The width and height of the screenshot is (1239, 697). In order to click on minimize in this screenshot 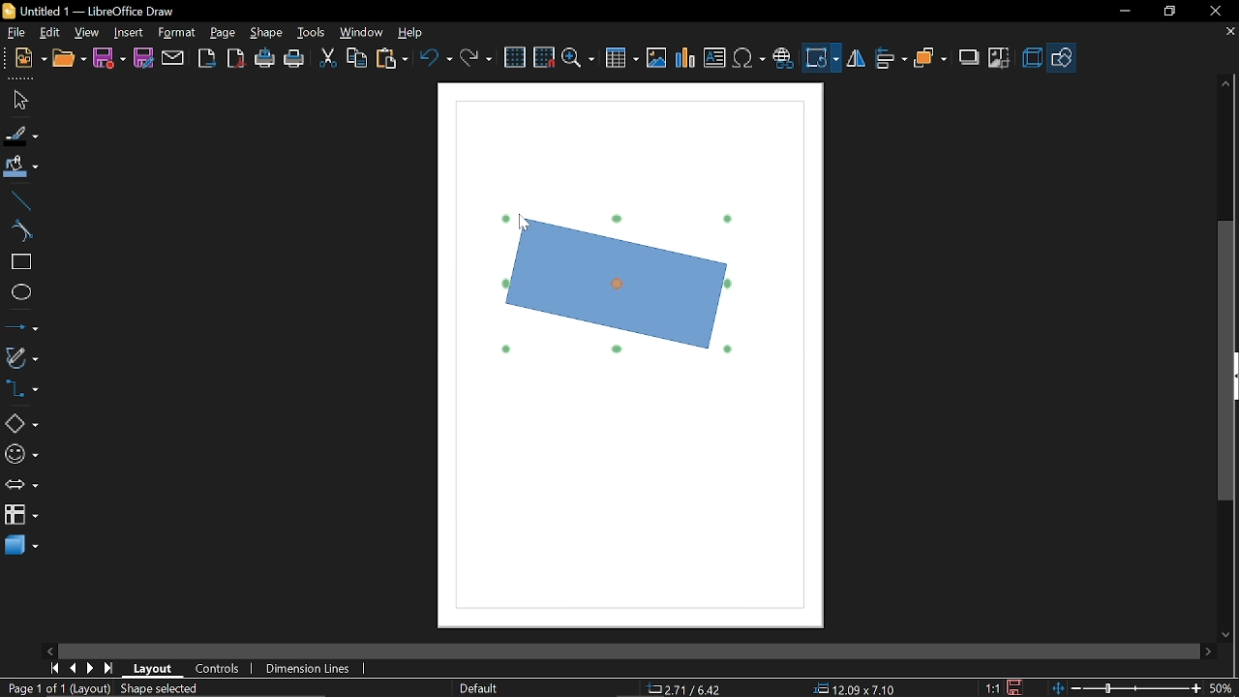, I will do `click(1124, 12)`.